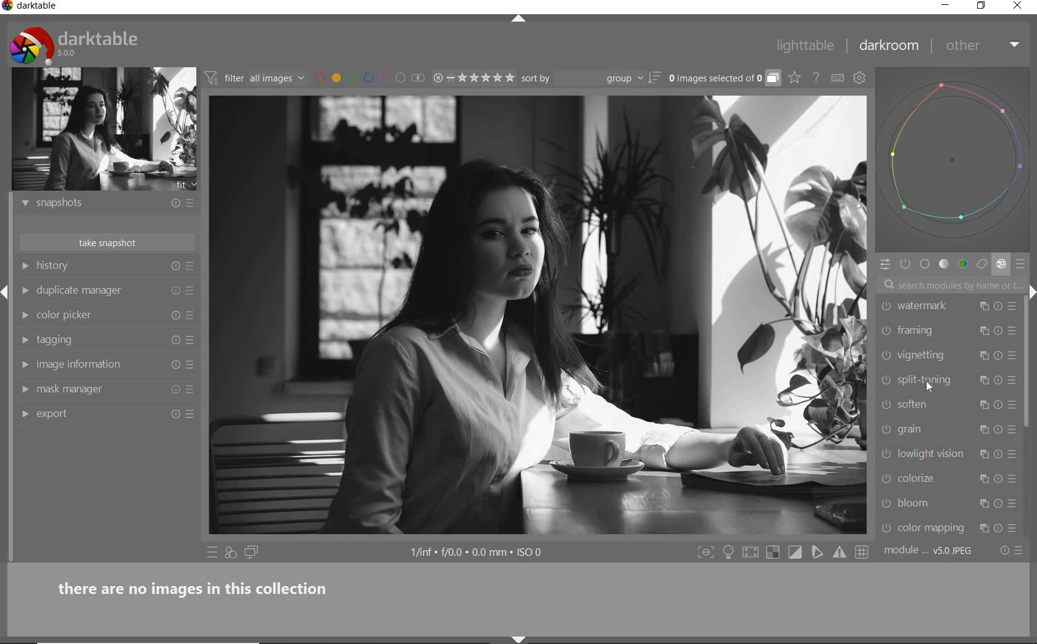  What do you see at coordinates (985, 45) in the screenshot?
I see `other` at bounding box center [985, 45].